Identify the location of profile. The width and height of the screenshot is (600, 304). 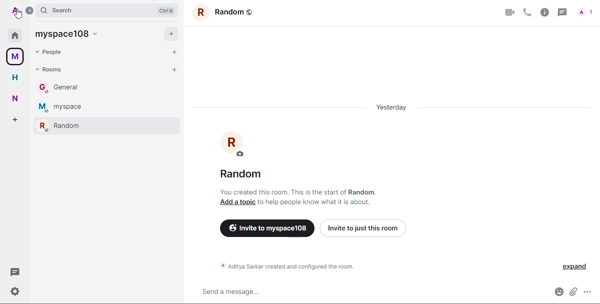
(234, 144).